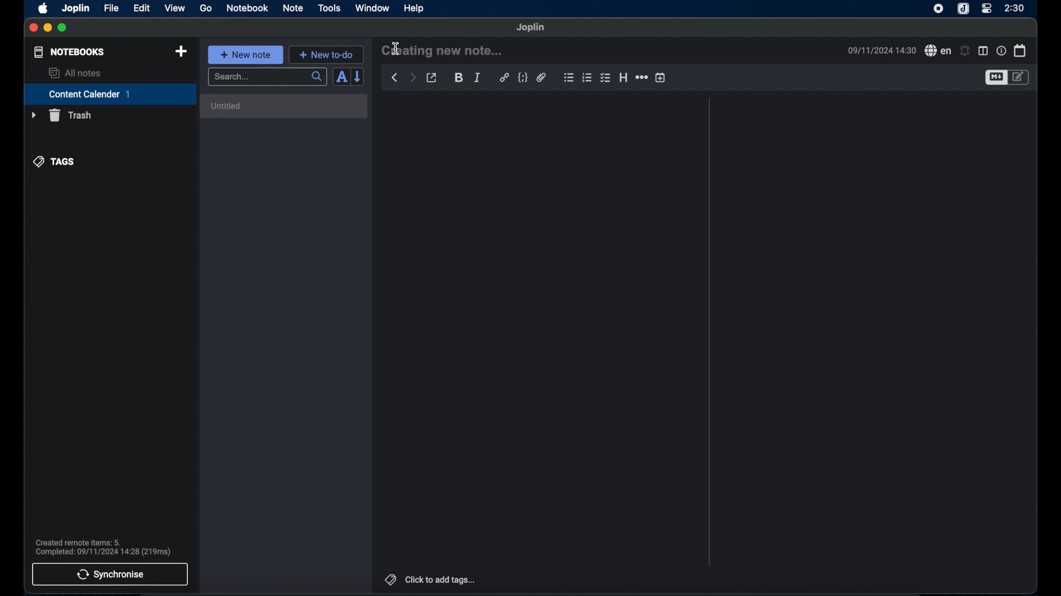  I want to click on click to add tags, so click(430, 579).